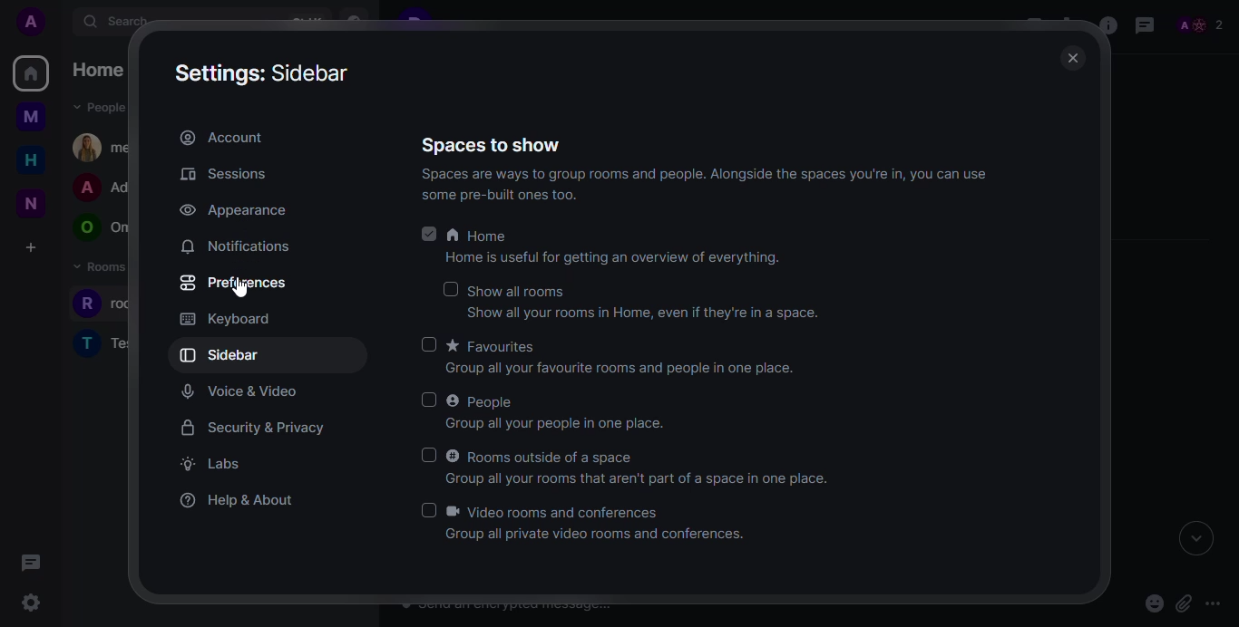 The width and height of the screenshot is (1239, 627). I want to click on selection box, so click(427, 508).